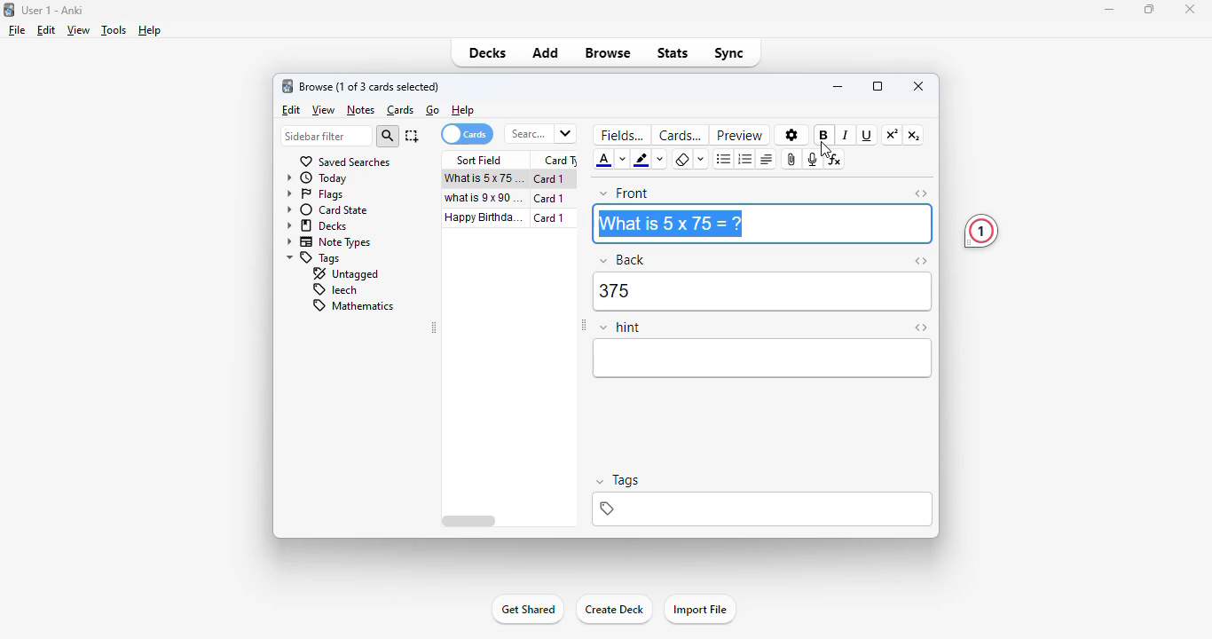  I want to click on record audio, so click(814, 159).